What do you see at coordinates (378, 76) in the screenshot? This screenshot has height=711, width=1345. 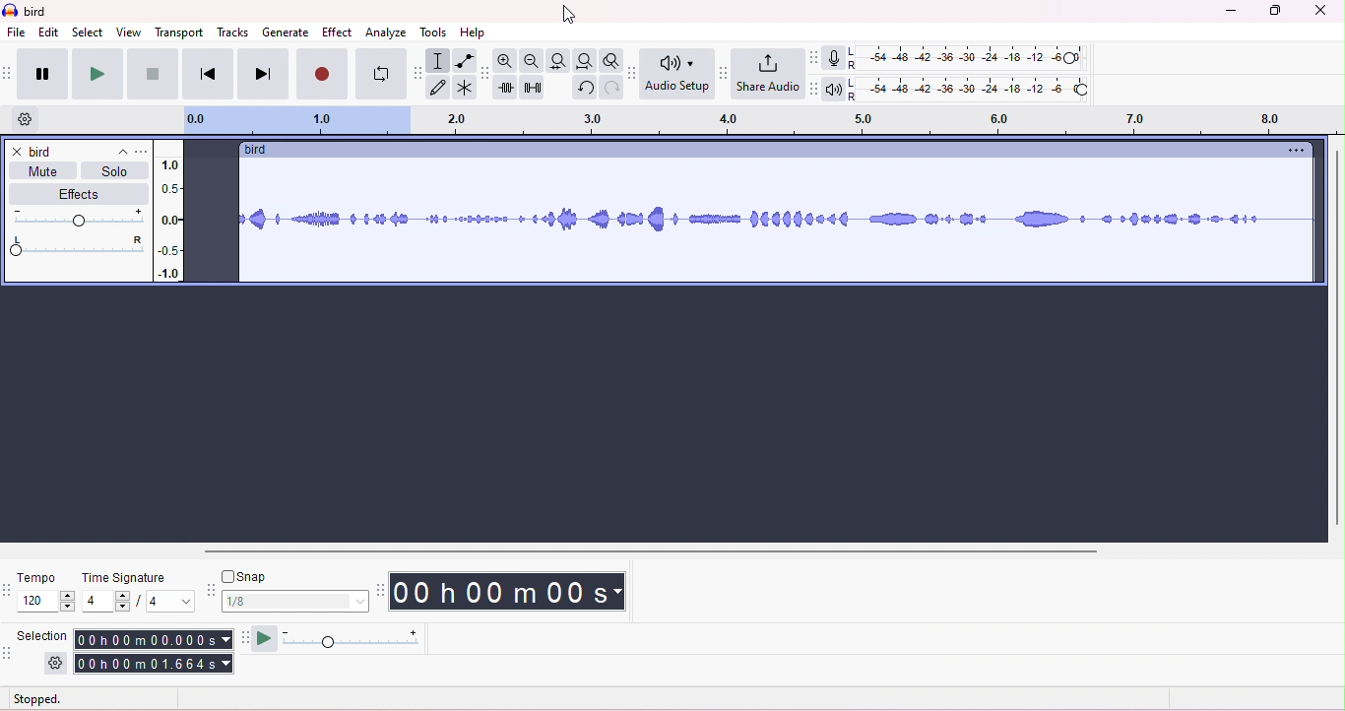 I see `loop` at bounding box center [378, 76].